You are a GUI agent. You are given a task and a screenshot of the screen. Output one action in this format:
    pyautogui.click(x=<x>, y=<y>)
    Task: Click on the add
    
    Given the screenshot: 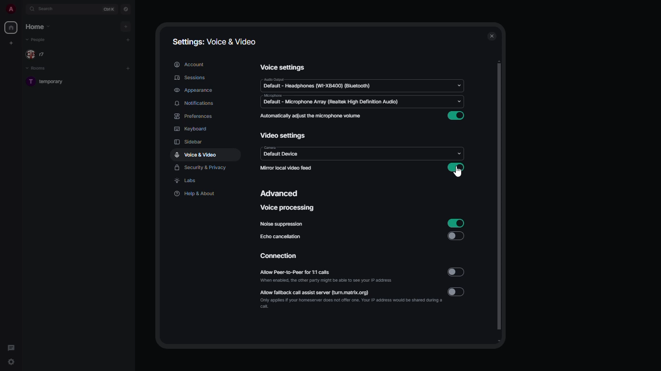 What is the action you would take?
    pyautogui.click(x=125, y=27)
    